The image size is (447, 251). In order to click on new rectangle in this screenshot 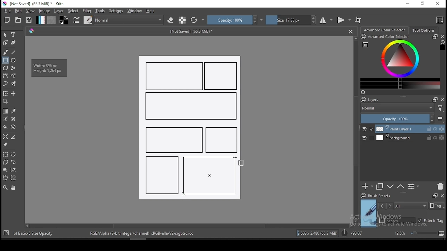, I will do `click(221, 140)`.